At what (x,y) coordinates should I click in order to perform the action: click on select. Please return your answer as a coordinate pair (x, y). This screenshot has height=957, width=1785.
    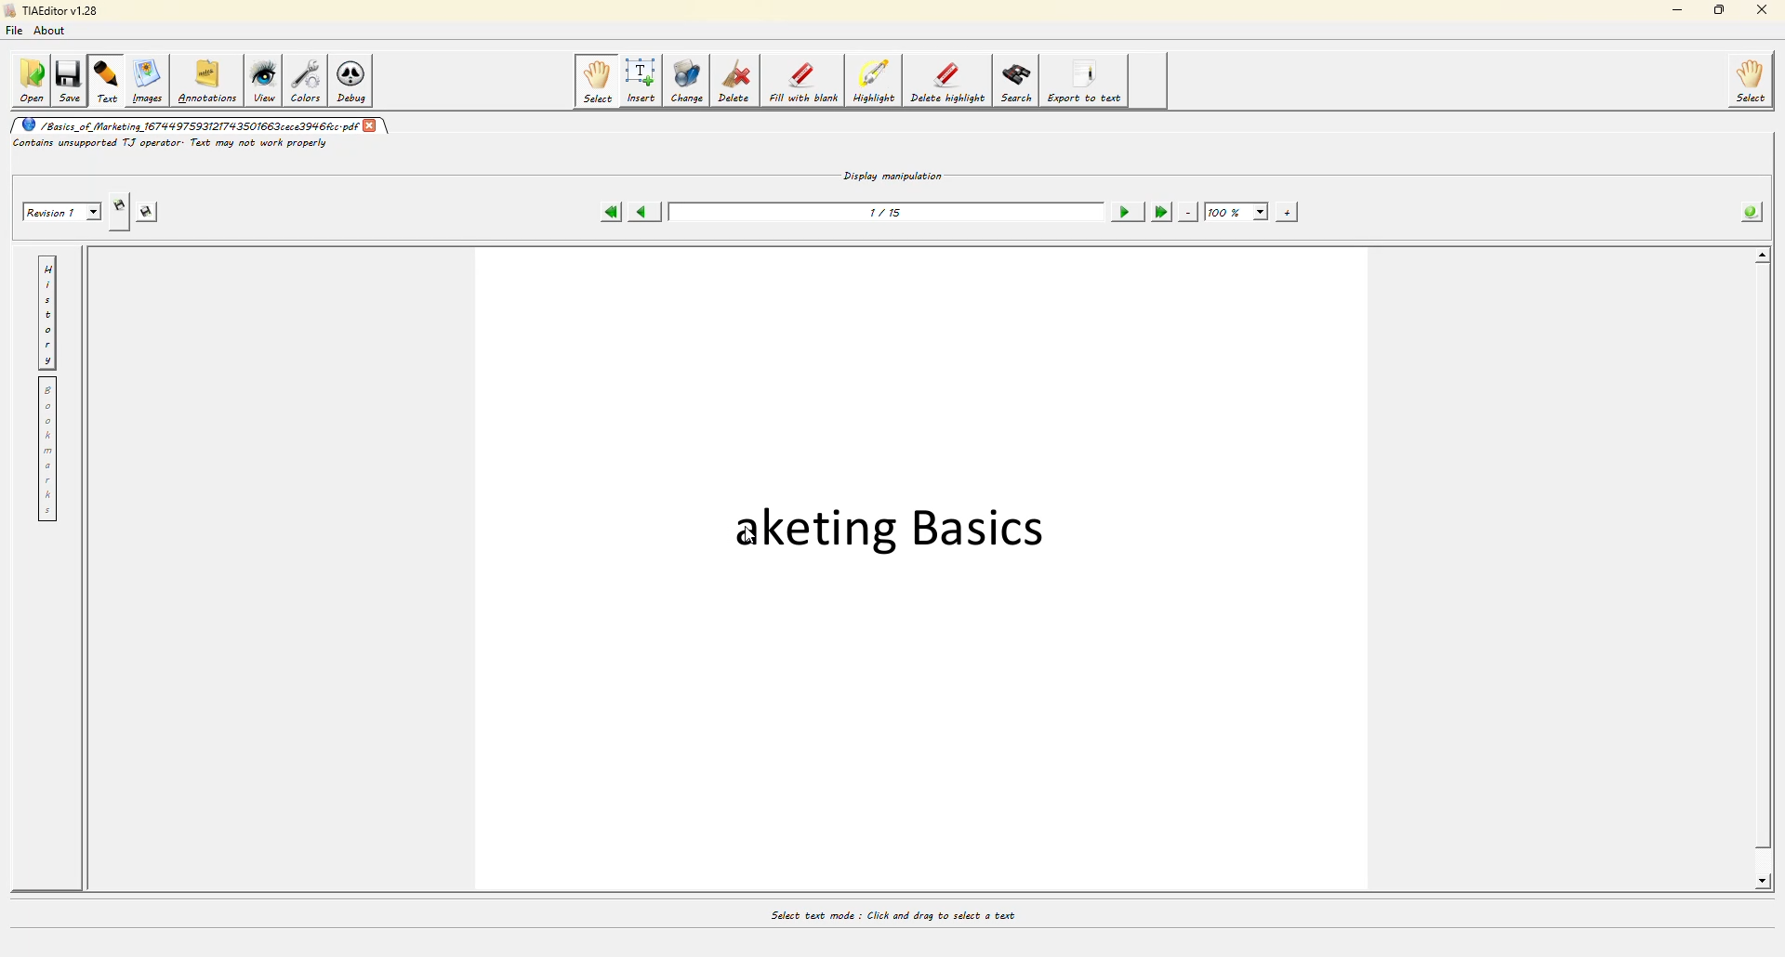
    Looking at the image, I should click on (597, 82).